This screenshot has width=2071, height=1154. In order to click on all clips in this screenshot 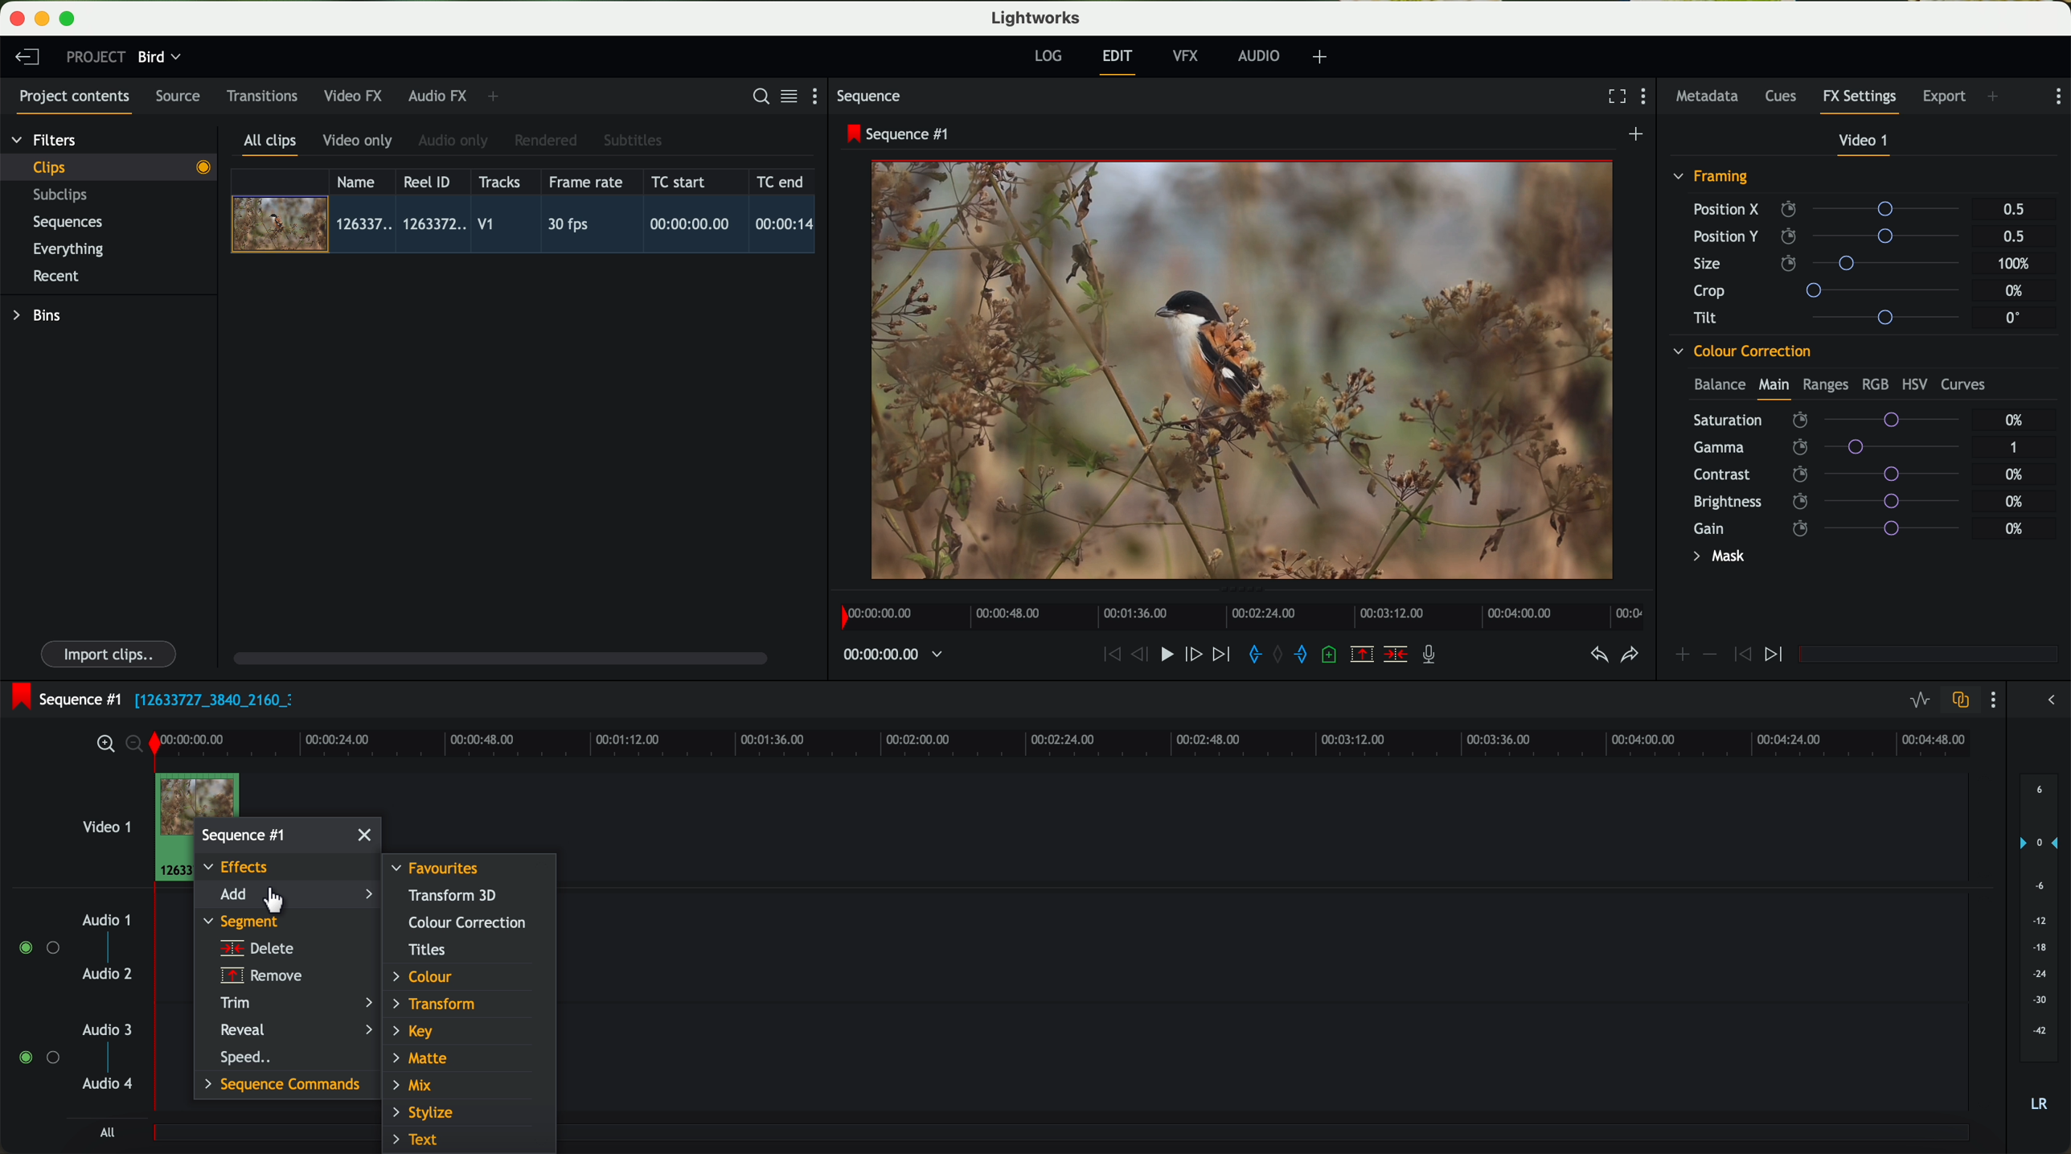, I will do `click(271, 146)`.